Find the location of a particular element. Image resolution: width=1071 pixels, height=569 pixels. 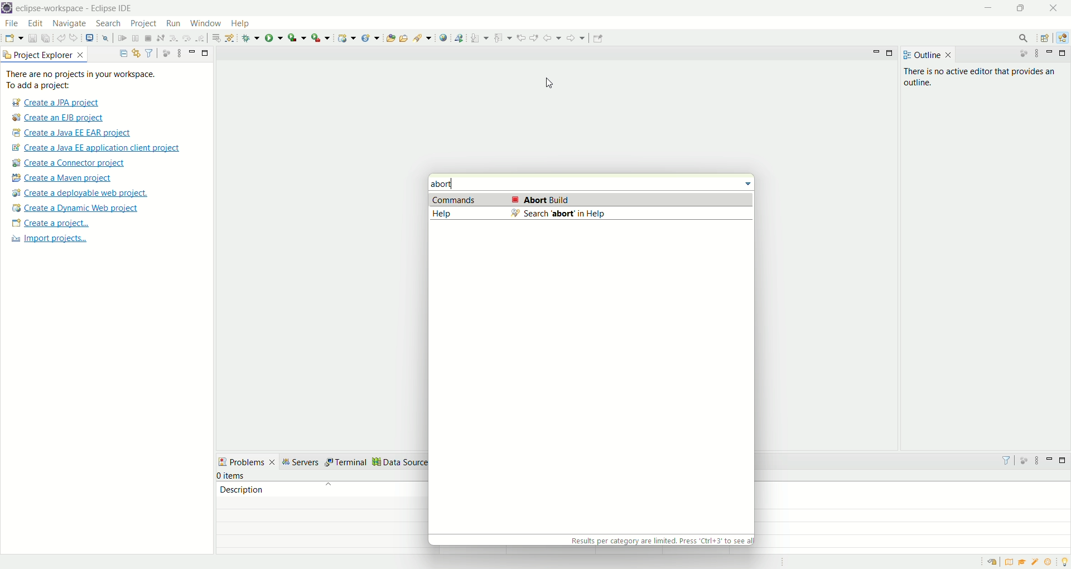

create a JPA project is located at coordinates (56, 103).